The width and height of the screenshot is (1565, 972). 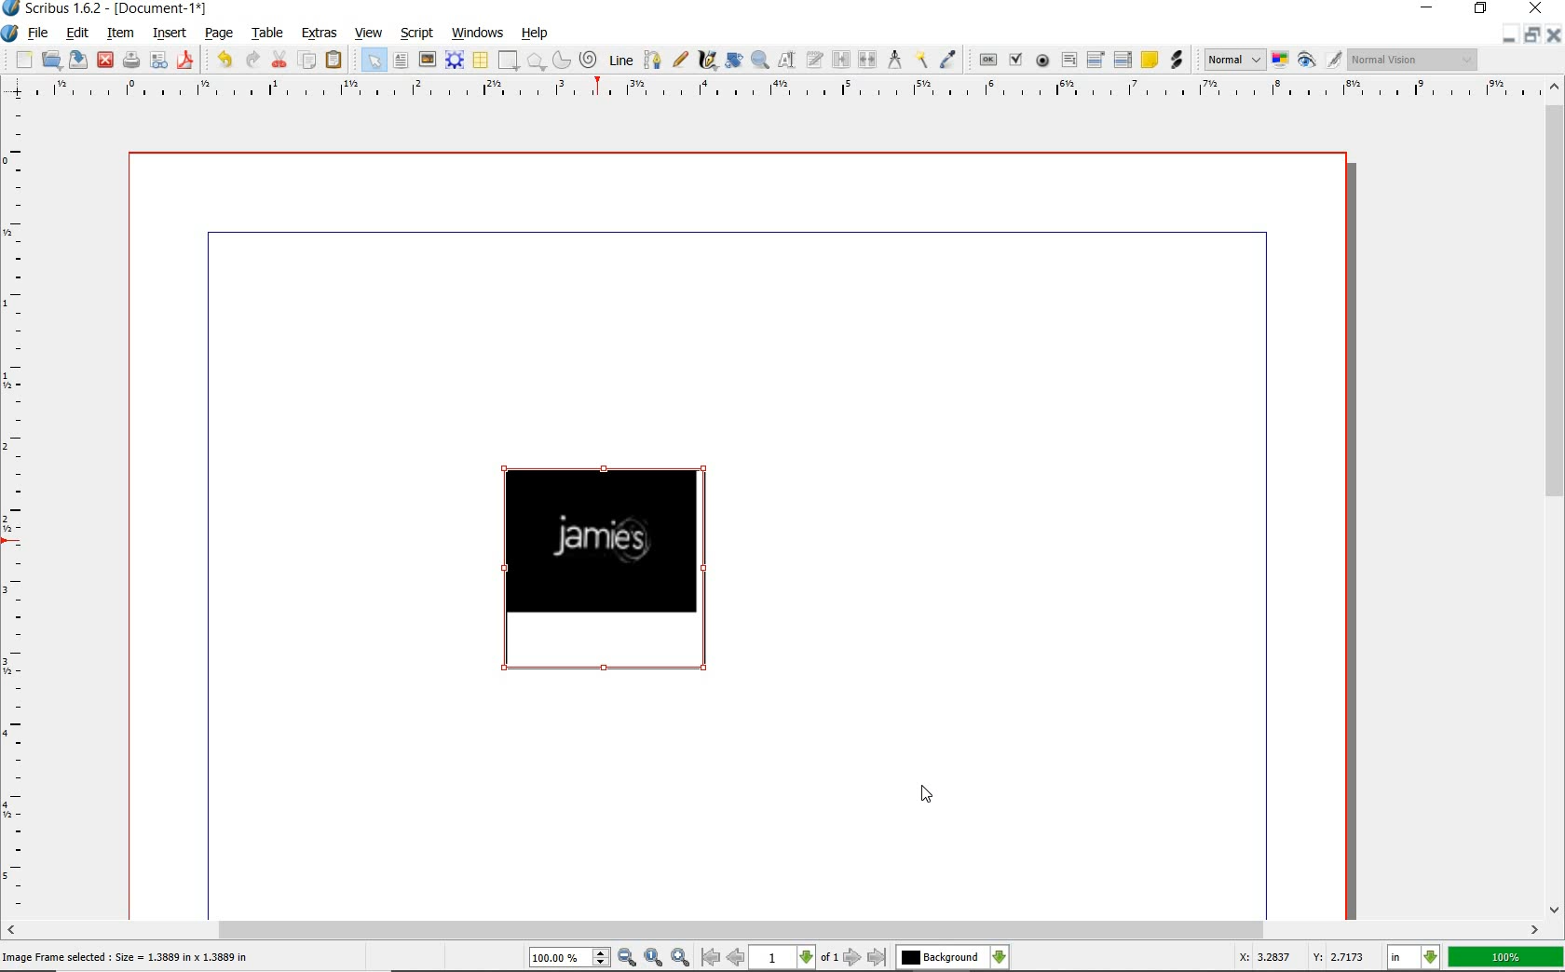 I want to click on image frame selected : size = 1.3889 in x 1.3889 in, so click(x=129, y=957).